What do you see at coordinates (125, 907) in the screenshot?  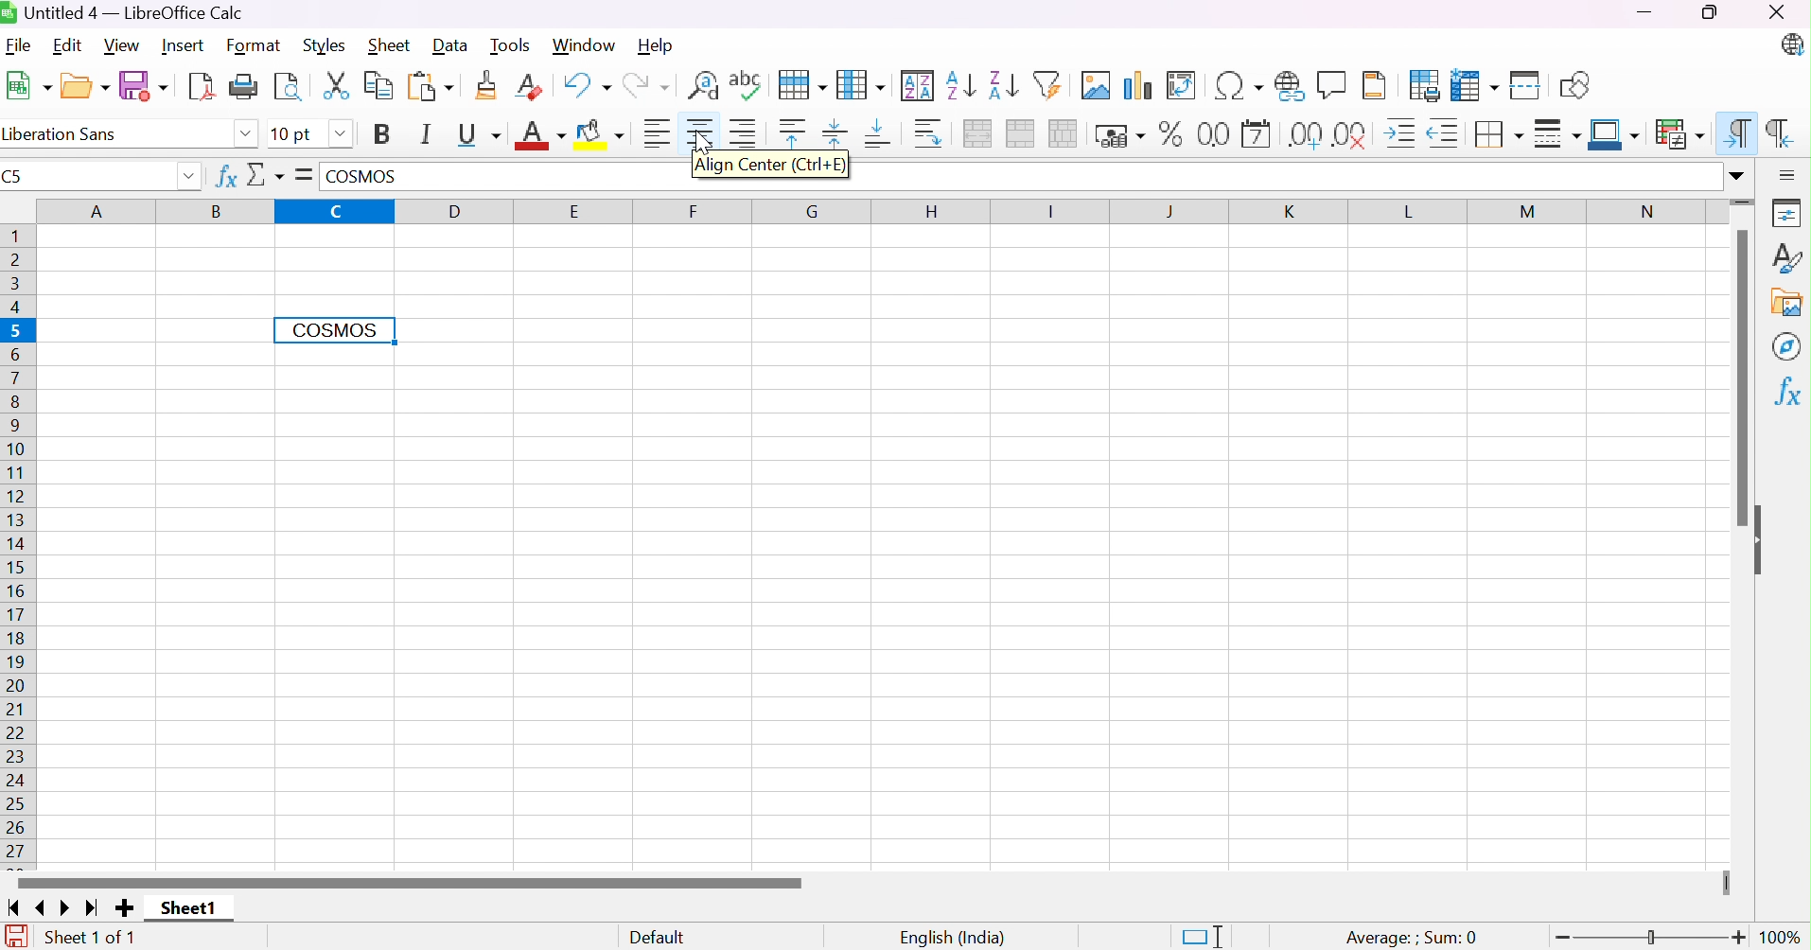 I see `Add New Sheet` at bounding box center [125, 907].